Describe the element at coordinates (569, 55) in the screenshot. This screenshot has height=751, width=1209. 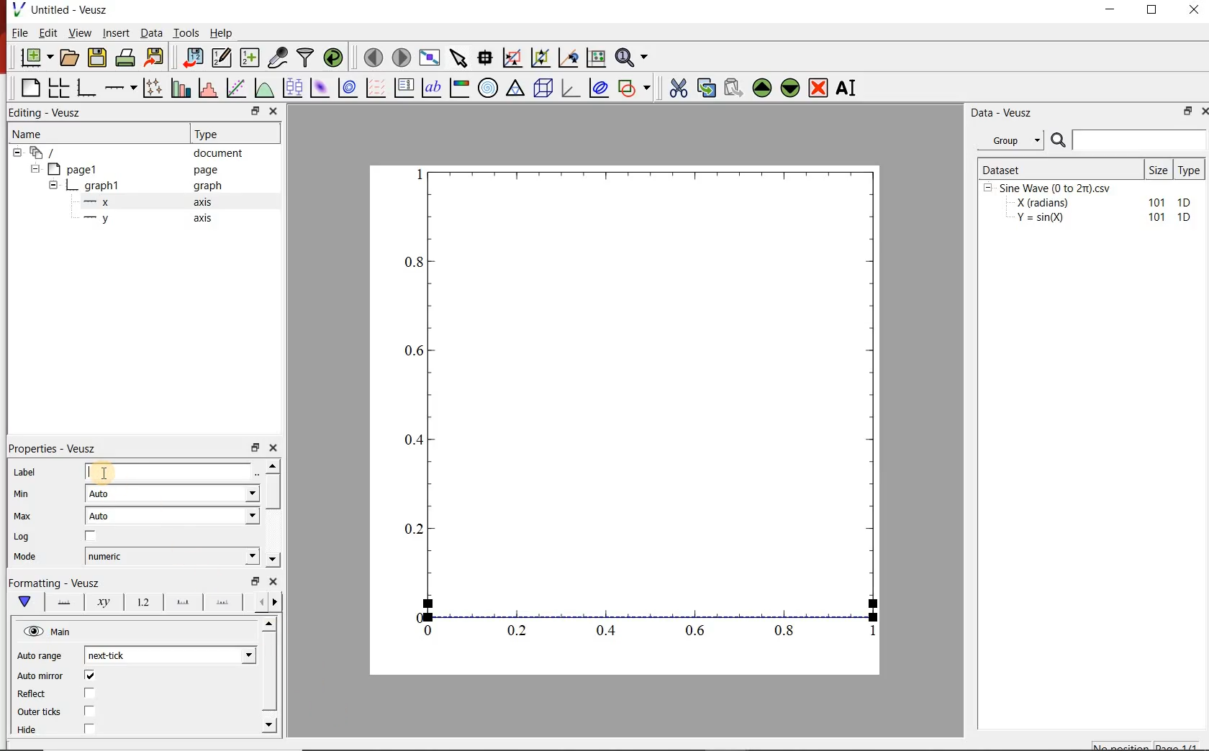
I see `click to recentre graph` at that location.